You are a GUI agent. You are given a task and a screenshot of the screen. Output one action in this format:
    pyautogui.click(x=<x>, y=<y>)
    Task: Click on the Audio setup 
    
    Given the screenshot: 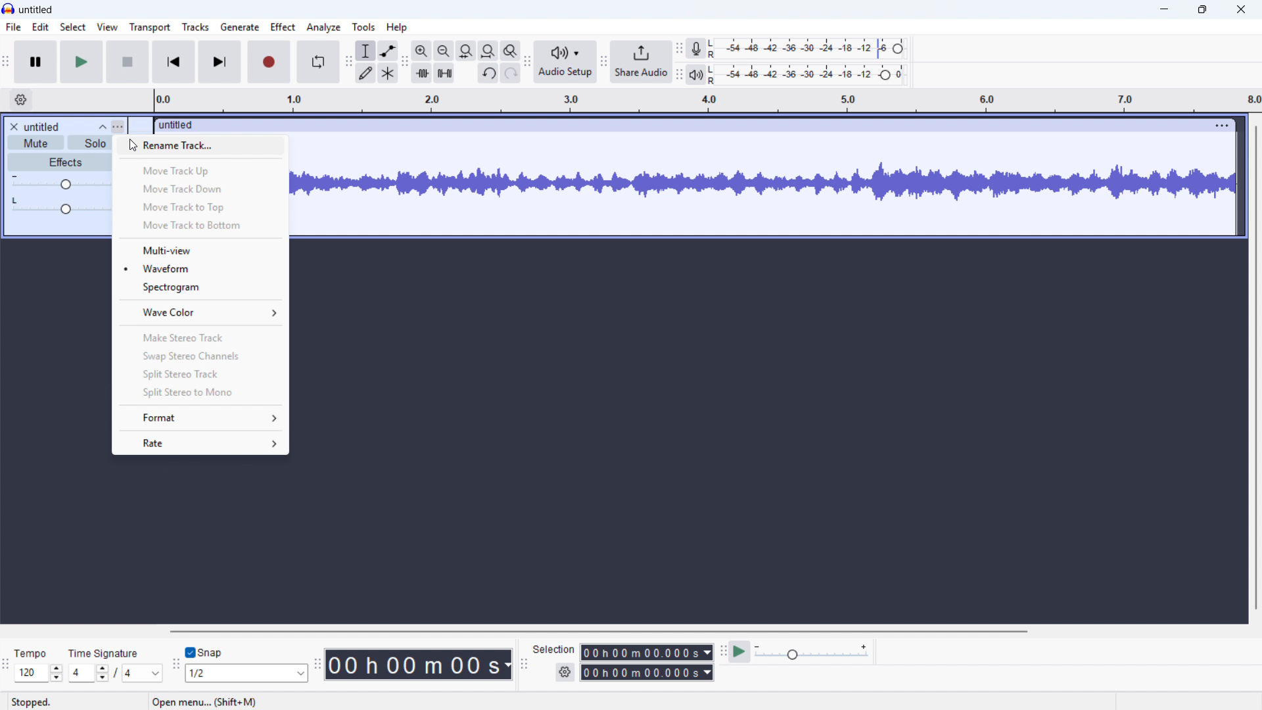 What is the action you would take?
    pyautogui.click(x=565, y=62)
    